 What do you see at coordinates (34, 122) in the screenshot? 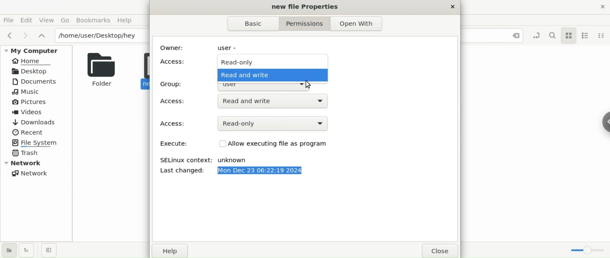
I see `Downloads` at bounding box center [34, 122].